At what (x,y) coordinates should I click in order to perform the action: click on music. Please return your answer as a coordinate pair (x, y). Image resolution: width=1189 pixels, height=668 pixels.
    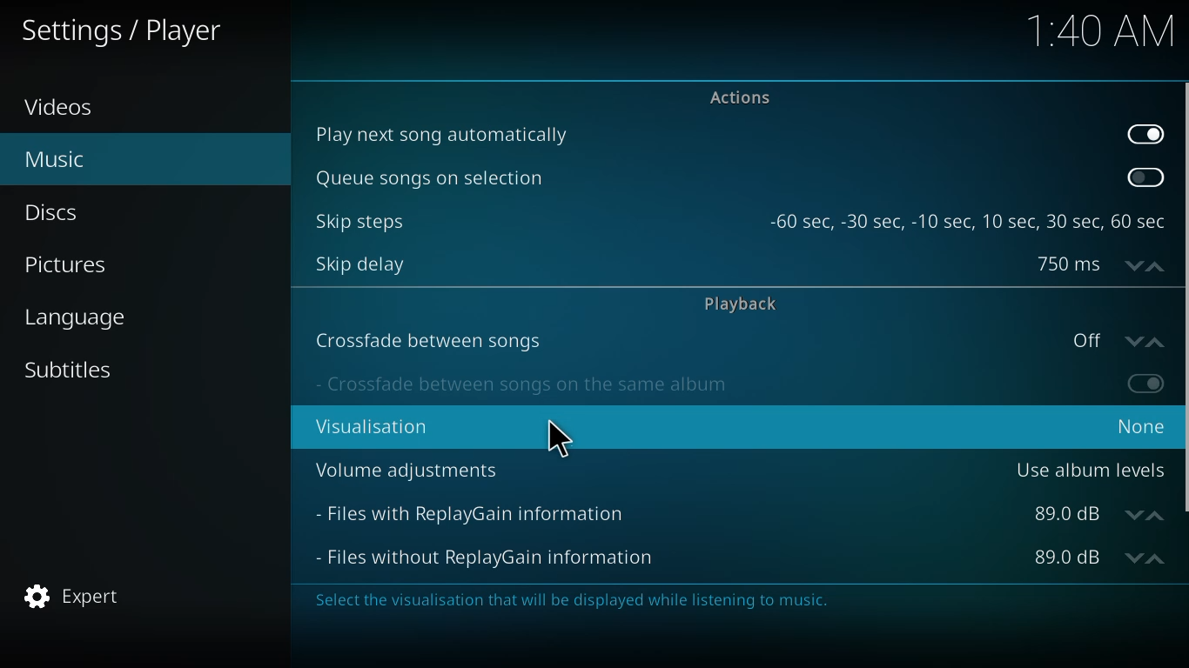
    Looking at the image, I should click on (53, 157).